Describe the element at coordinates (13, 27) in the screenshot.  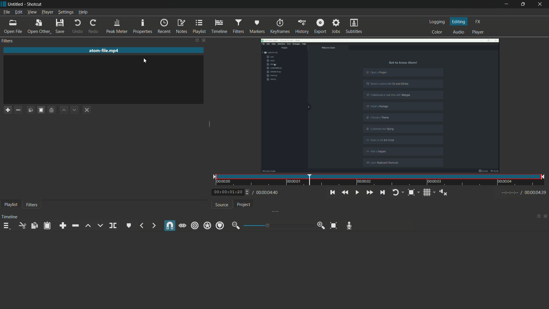
I see `open file` at that location.